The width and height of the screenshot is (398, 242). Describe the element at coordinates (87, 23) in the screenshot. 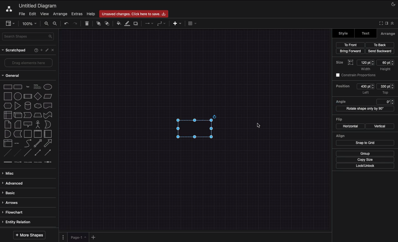

I see `Trash` at that location.